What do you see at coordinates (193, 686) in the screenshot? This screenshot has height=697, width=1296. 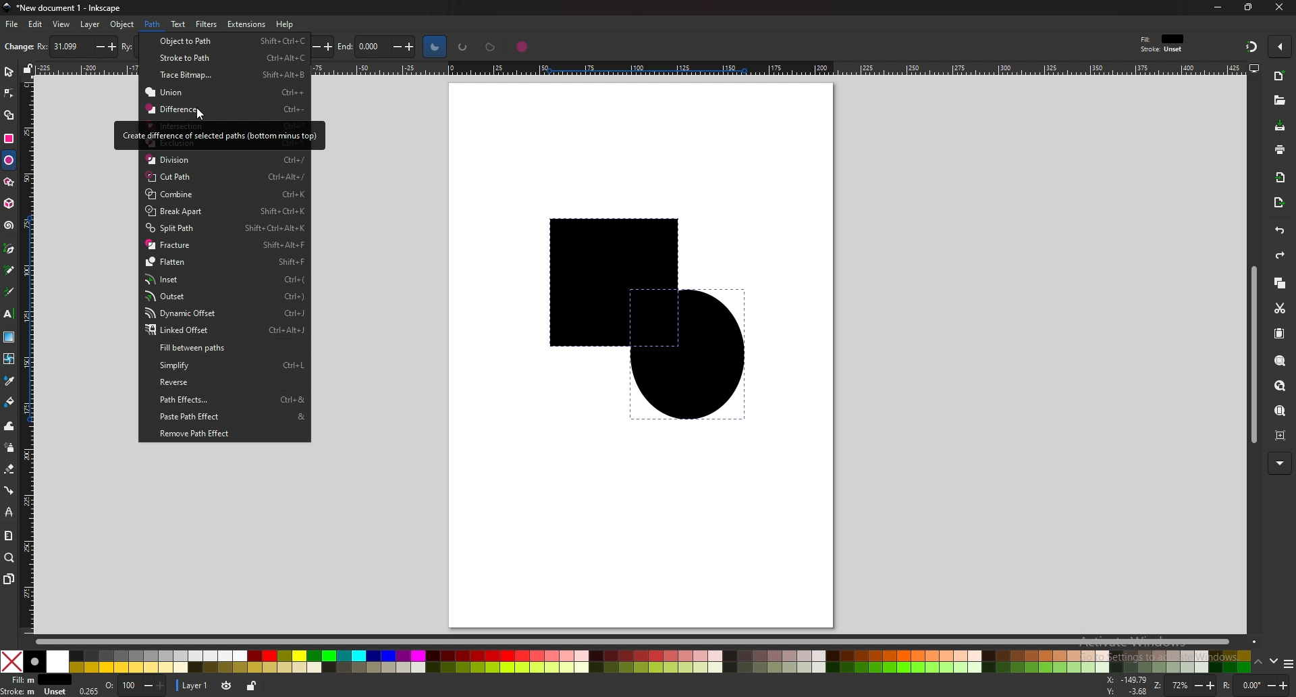 I see `layer` at bounding box center [193, 686].